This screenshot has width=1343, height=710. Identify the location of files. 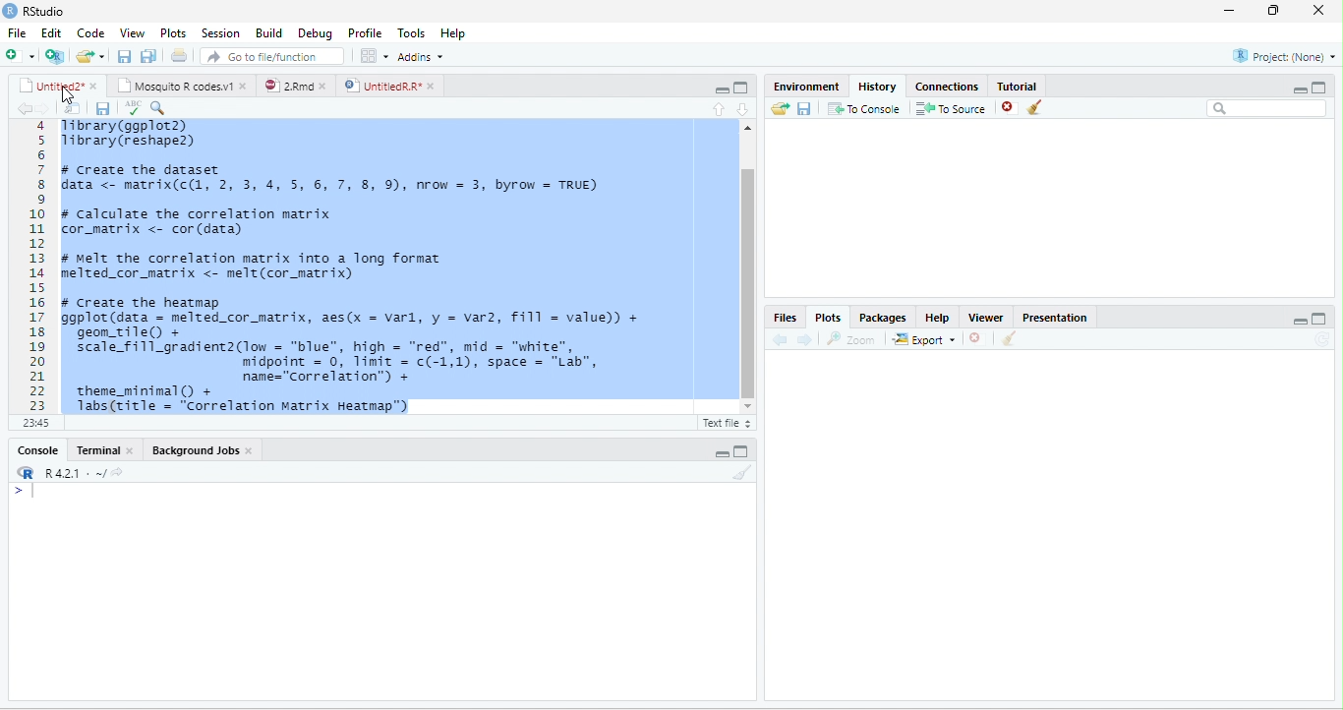
(784, 317).